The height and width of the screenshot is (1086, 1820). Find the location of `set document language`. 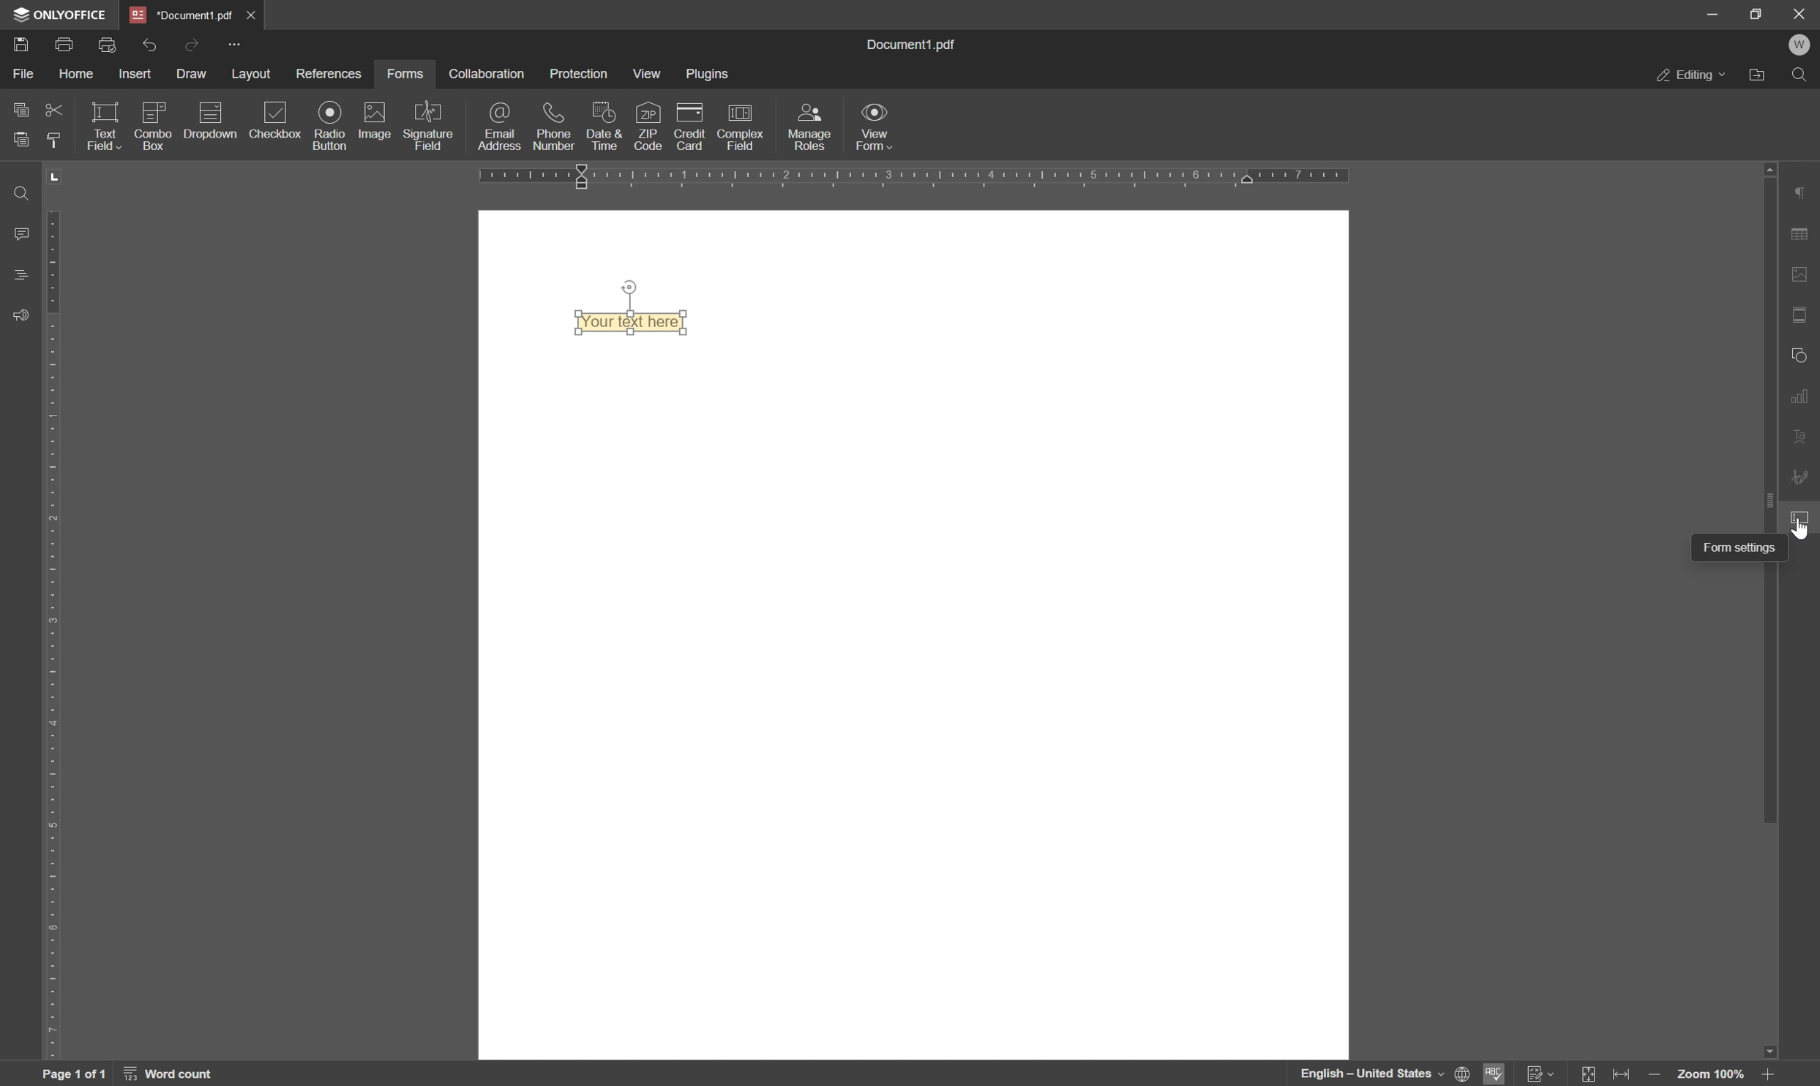

set document language is located at coordinates (1461, 1075).